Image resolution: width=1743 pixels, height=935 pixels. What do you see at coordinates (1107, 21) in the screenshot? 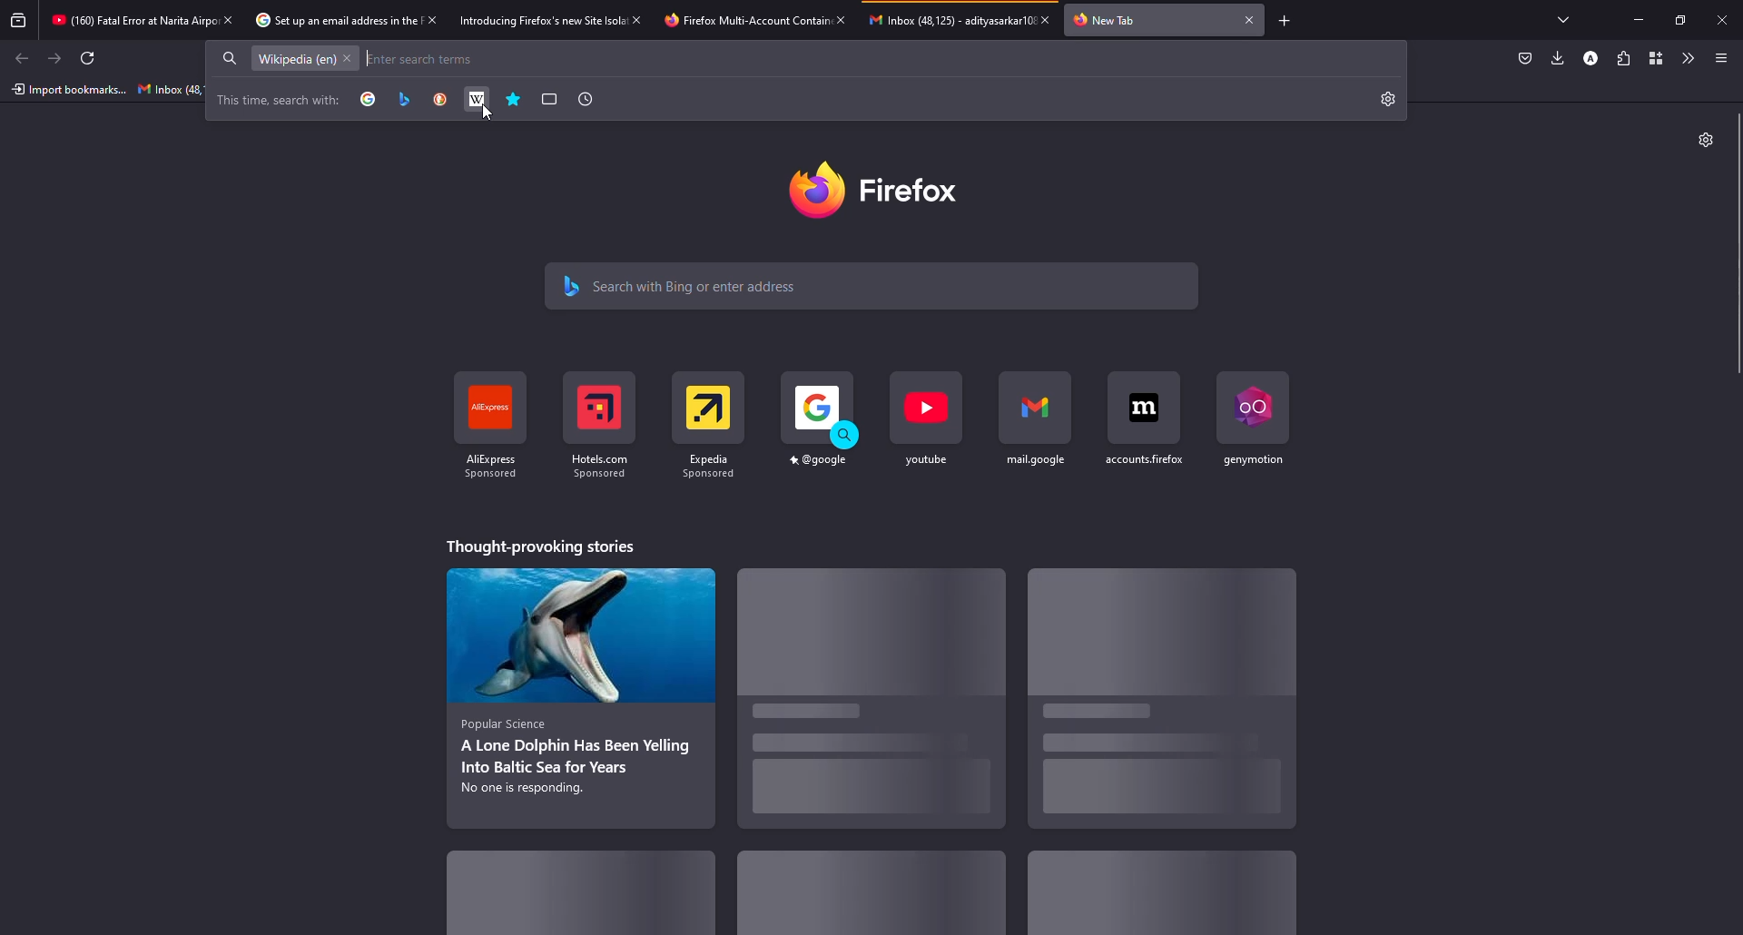
I see `tab` at bounding box center [1107, 21].